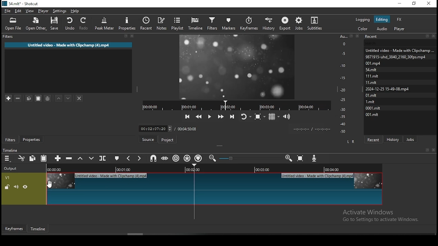 This screenshot has width=438, height=246. Describe the element at coordinates (75, 11) in the screenshot. I see `help` at that location.